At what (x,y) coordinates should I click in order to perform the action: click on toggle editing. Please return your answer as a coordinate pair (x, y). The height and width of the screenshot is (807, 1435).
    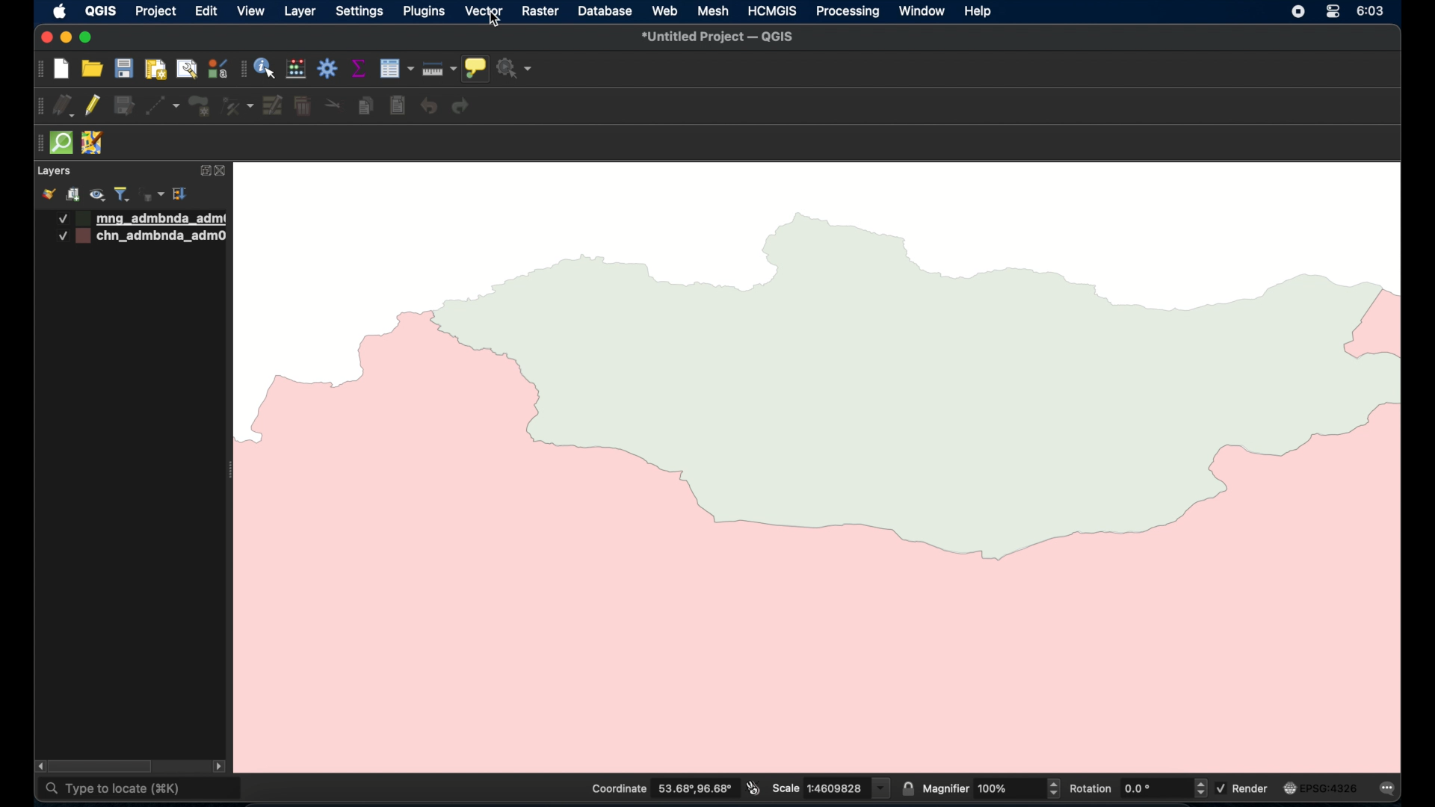
    Looking at the image, I should click on (91, 105).